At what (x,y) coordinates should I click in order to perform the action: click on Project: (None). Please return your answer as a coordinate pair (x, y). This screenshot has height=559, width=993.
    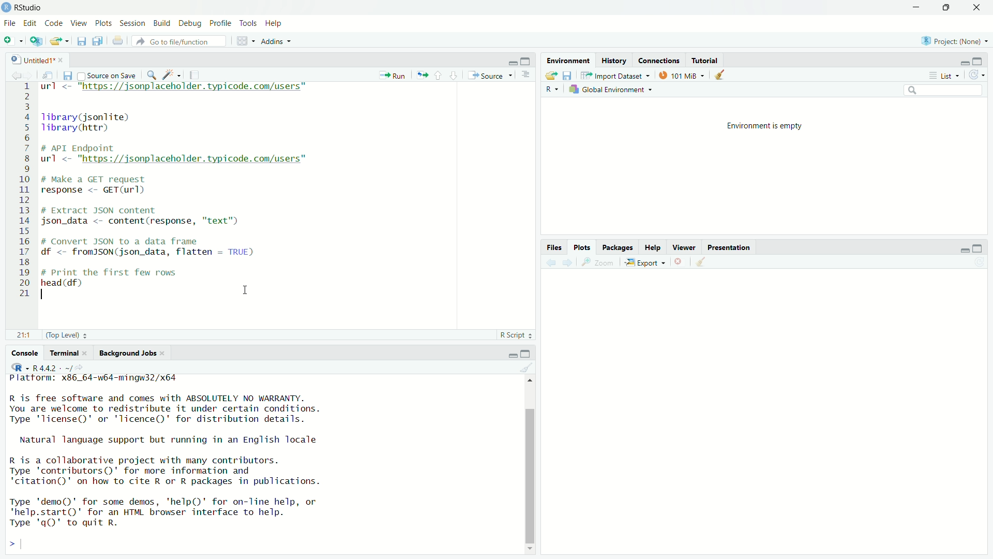
    Looking at the image, I should click on (954, 41).